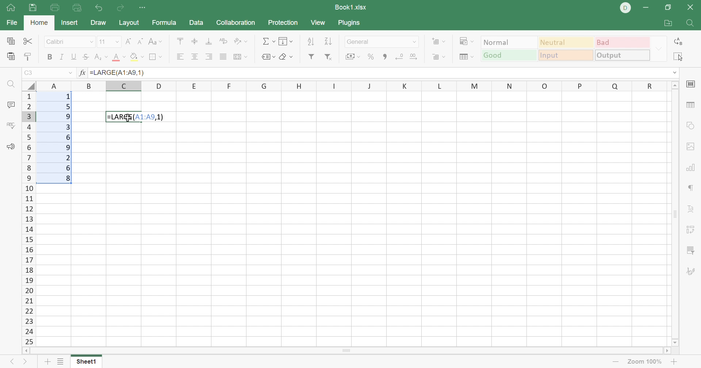  What do you see at coordinates (195, 57) in the screenshot?
I see `Align Center` at bounding box center [195, 57].